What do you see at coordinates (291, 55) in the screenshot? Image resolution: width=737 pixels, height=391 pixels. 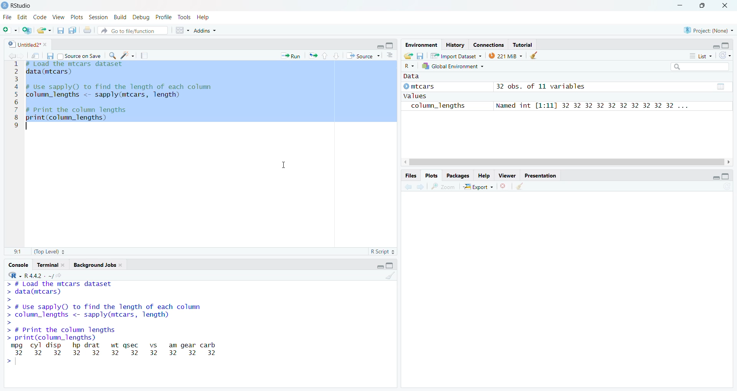 I see `Run current line or section` at bounding box center [291, 55].